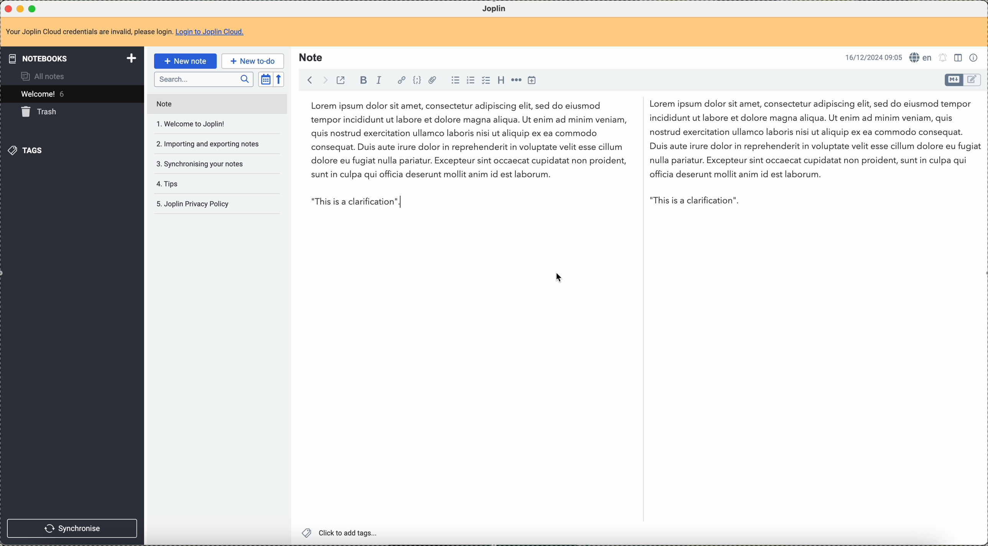 This screenshot has height=546, width=988. I want to click on set notifications, so click(944, 58).